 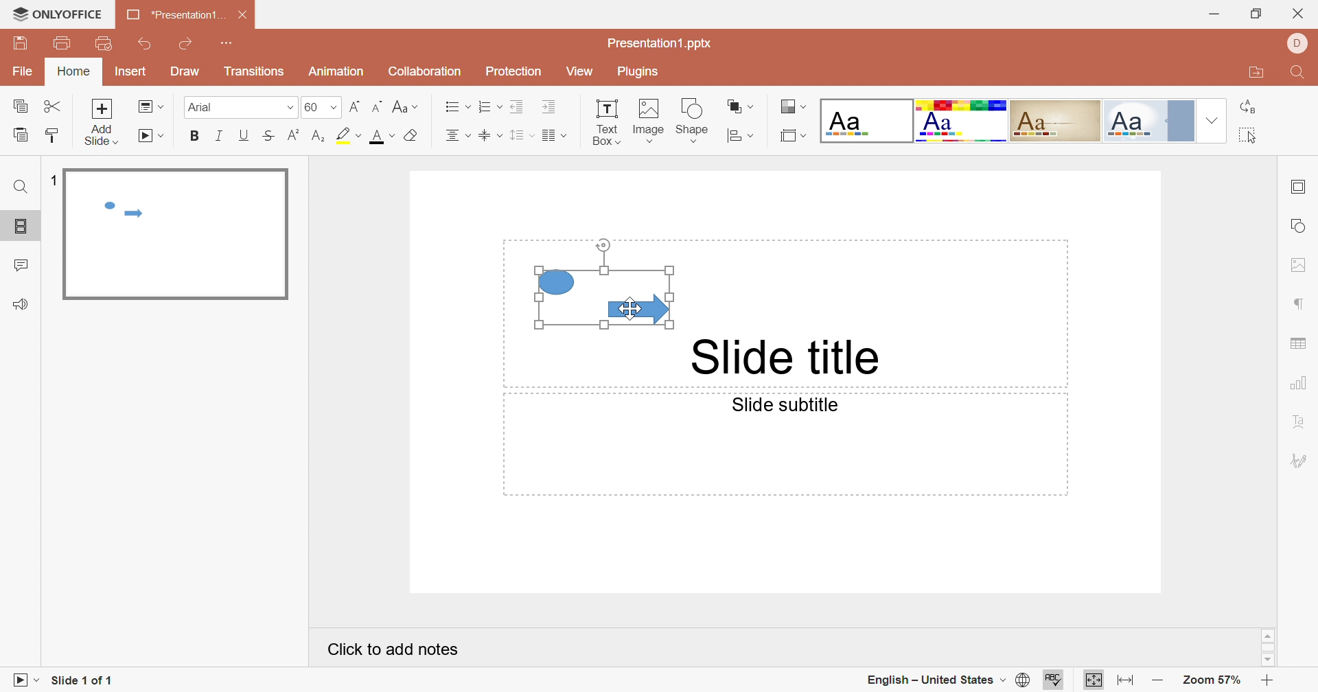 What do you see at coordinates (152, 106) in the screenshot?
I see `Change slide layout` at bounding box center [152, 106].